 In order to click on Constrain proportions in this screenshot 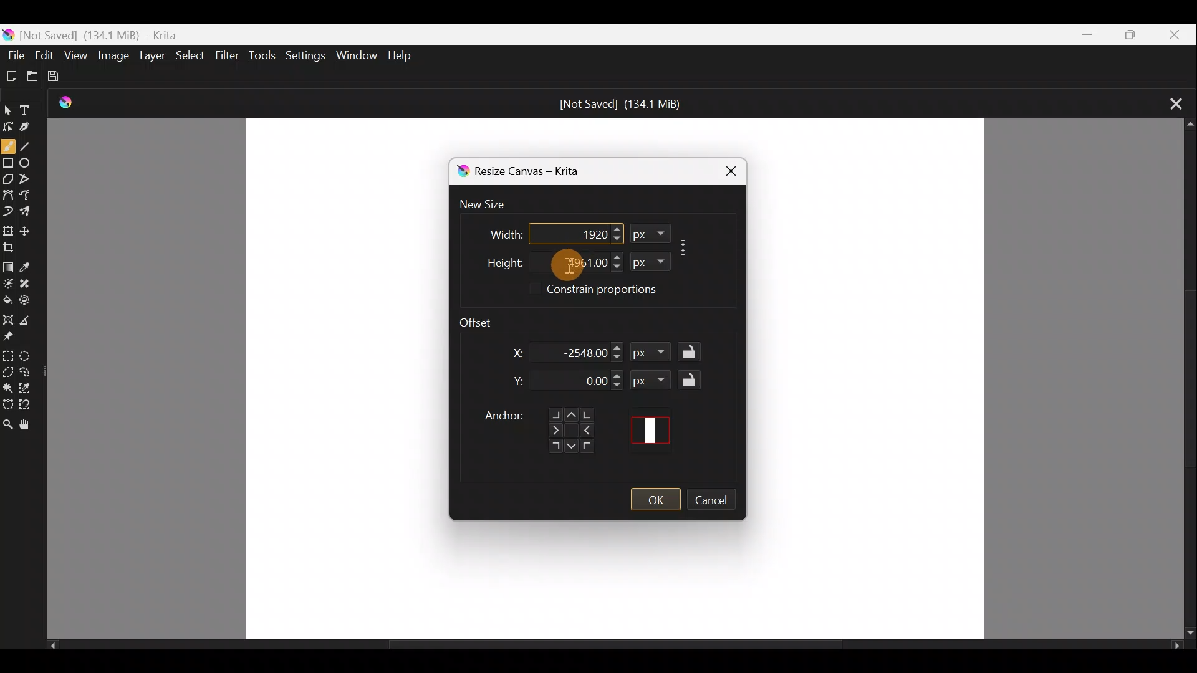, I will do `click(620, 291)`.